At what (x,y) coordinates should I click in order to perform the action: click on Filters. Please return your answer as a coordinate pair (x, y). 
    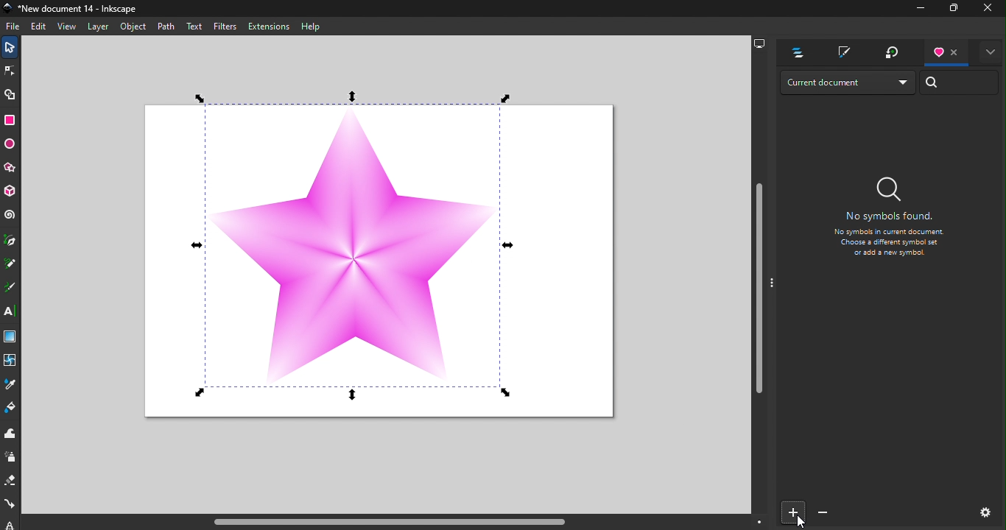
    Looking at the image, I should click on (226, 26).